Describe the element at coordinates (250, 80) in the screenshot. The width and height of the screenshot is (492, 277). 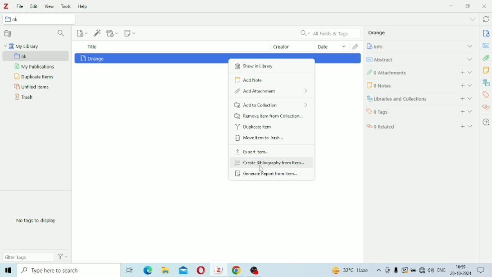
I see `Add Note` at that location.